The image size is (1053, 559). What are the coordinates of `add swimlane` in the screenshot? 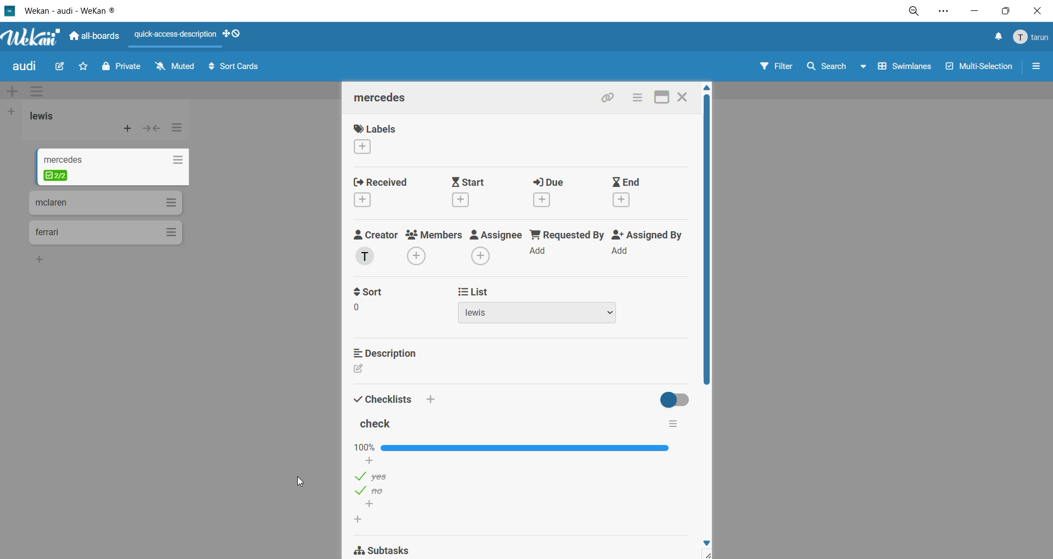 It's located at (16, 91).